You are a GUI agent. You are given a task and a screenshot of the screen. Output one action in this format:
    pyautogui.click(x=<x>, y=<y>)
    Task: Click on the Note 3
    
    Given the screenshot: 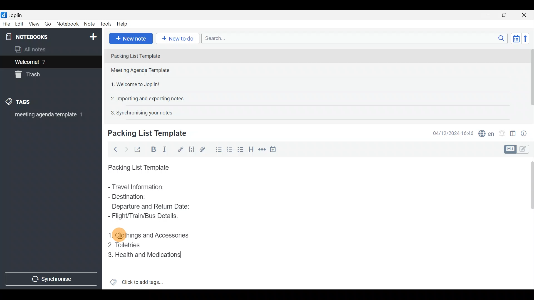 What is the action you would take?
    pyautogui.click(x=133, y=84)
    